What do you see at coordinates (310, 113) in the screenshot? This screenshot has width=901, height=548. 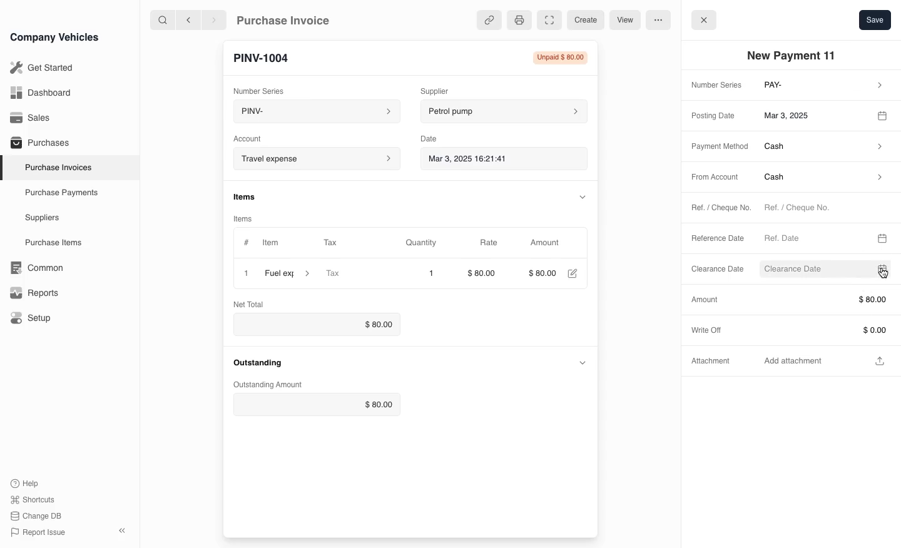 I see `PINV-` at bounding box center [310, 113].